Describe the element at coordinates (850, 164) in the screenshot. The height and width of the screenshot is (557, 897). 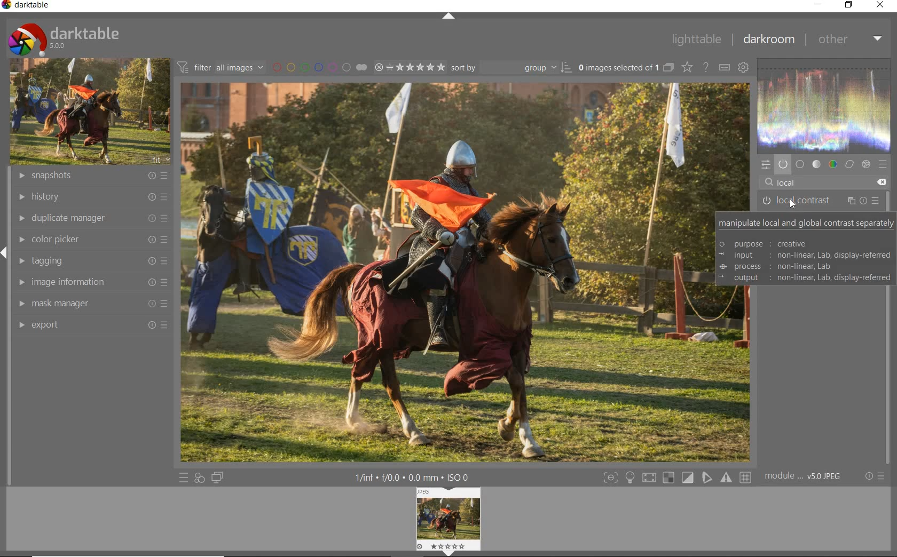
I see `correct` at that location.